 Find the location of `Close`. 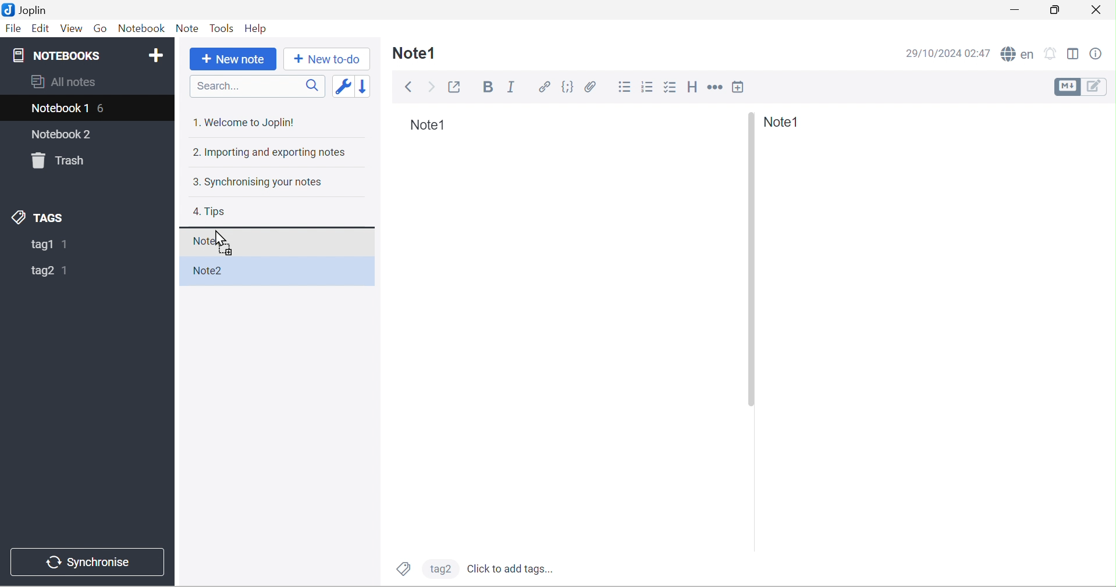

Close is located at coordinates (1099, 10).